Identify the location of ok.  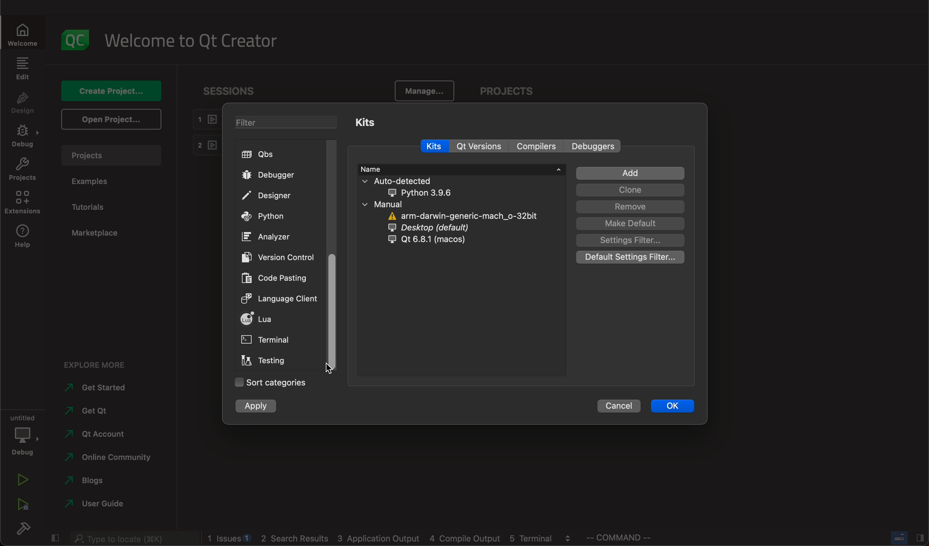
(675, 405).